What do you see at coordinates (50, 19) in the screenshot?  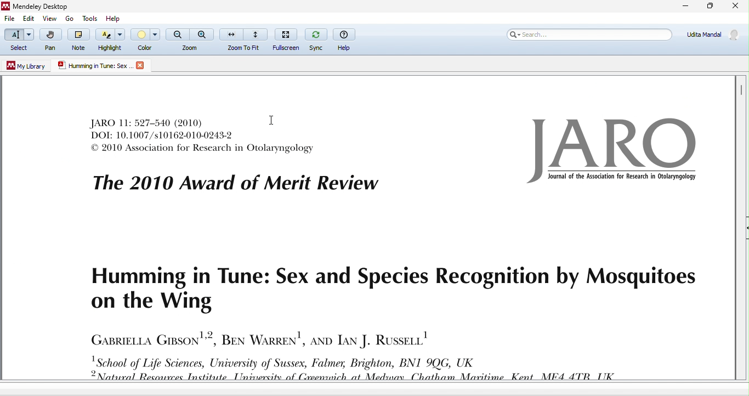 I see `view` at bounding box center [50, 19].